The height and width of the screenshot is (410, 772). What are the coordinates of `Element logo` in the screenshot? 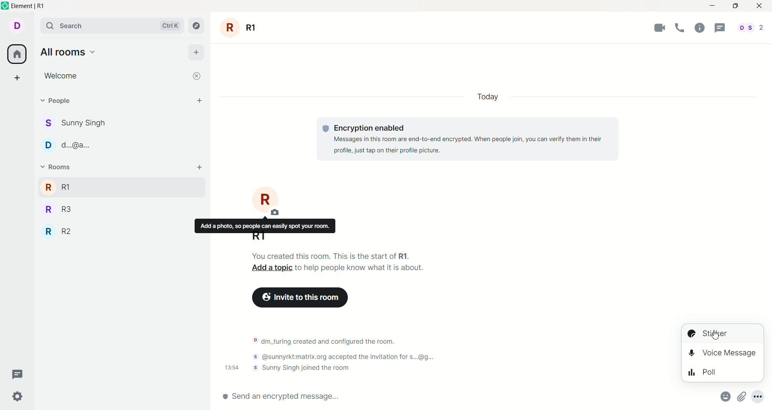 It's located at (5, 6).